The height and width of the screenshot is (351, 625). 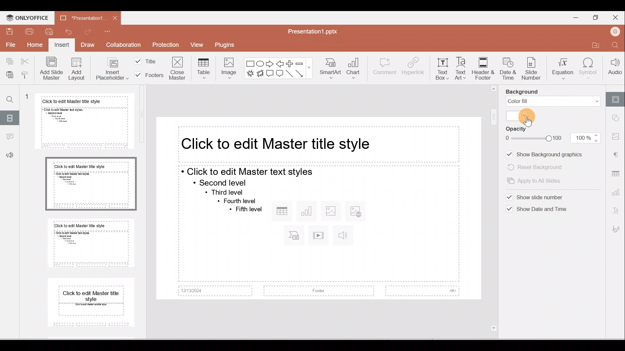 I want to click on Undo, so click(x=68, y=31).